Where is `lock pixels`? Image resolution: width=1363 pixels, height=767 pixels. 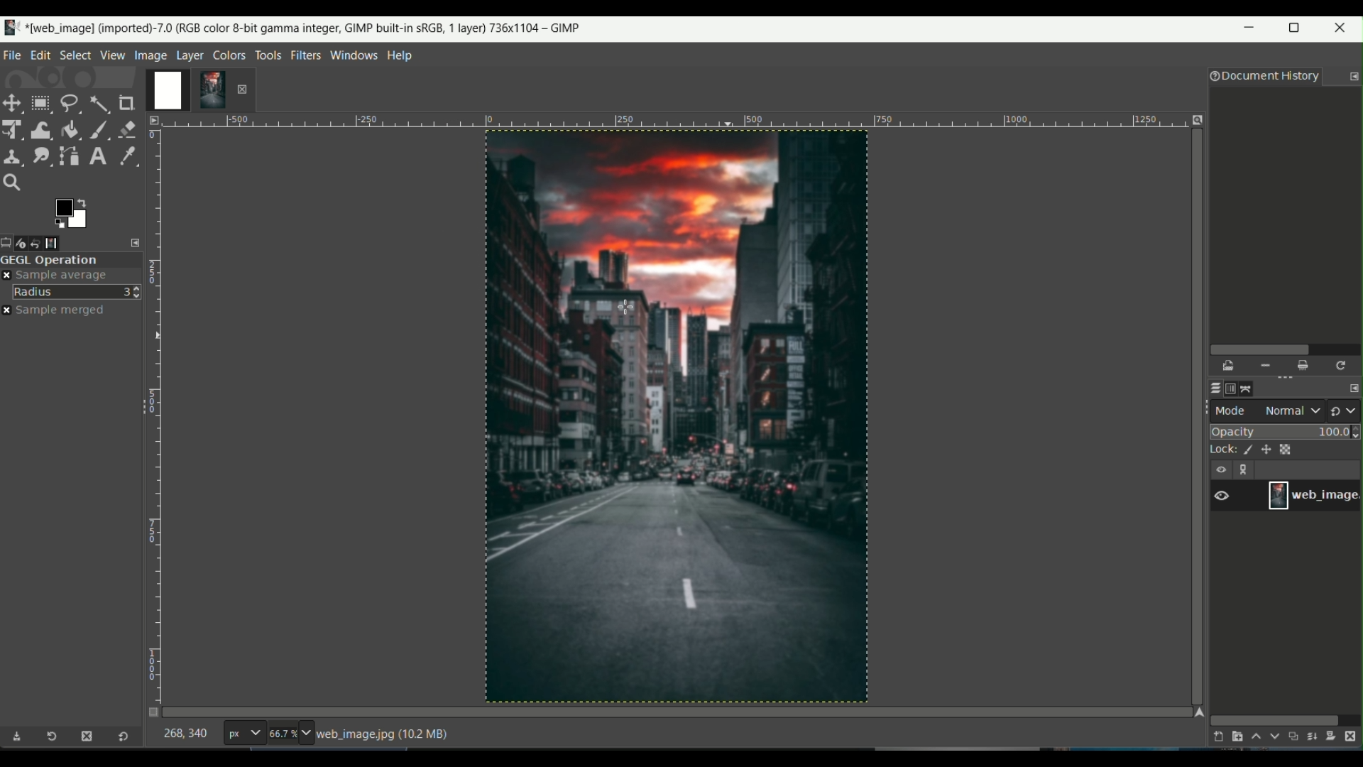 lock pixels is located at coordinates (1244, 451).